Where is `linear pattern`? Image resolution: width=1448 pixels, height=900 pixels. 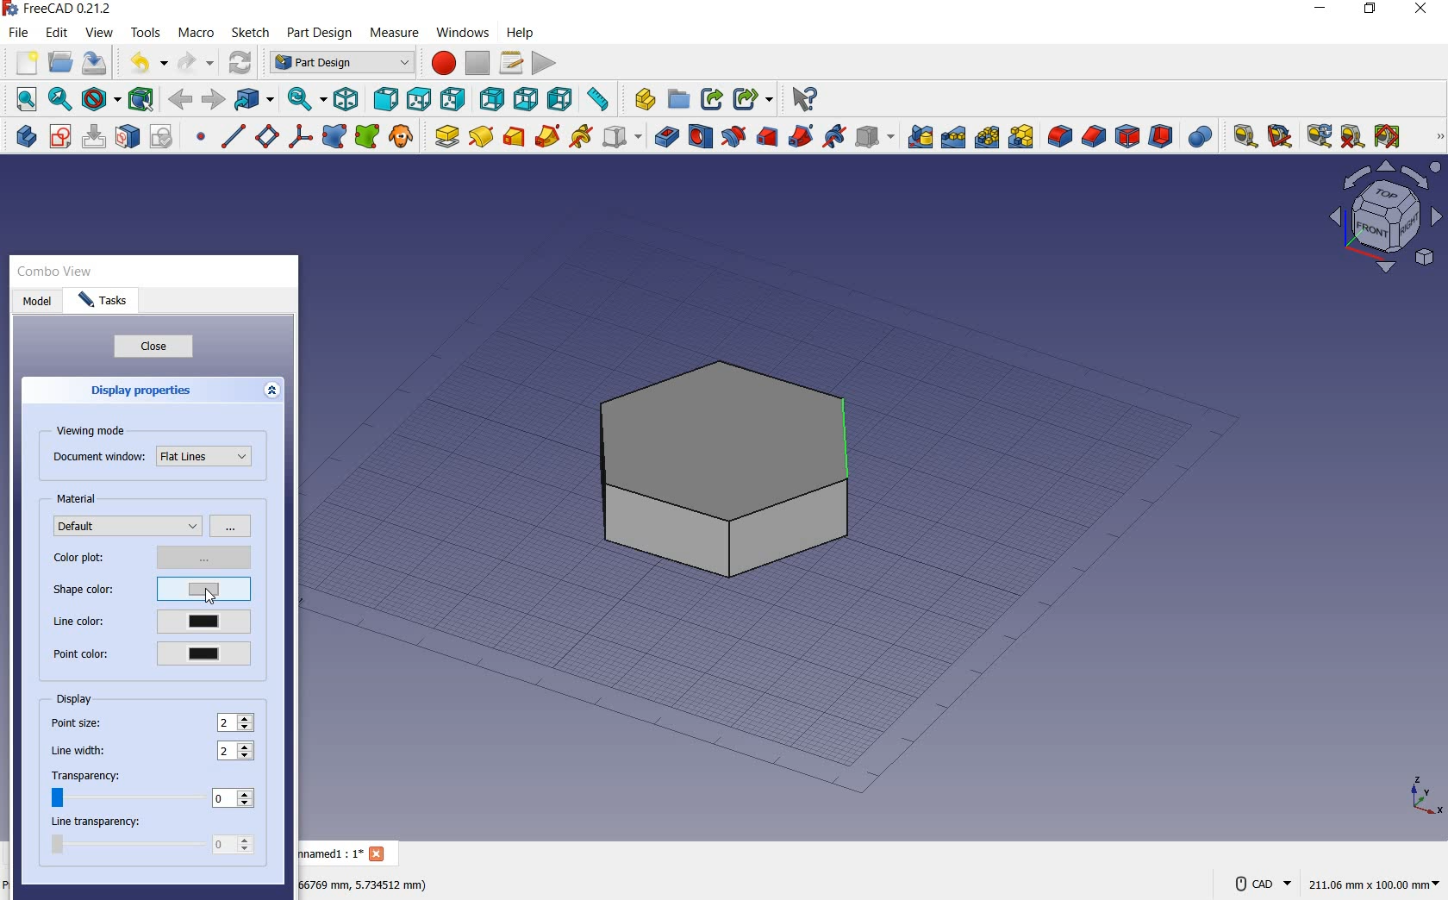
linear pattern is located at coordinates (953, 138).